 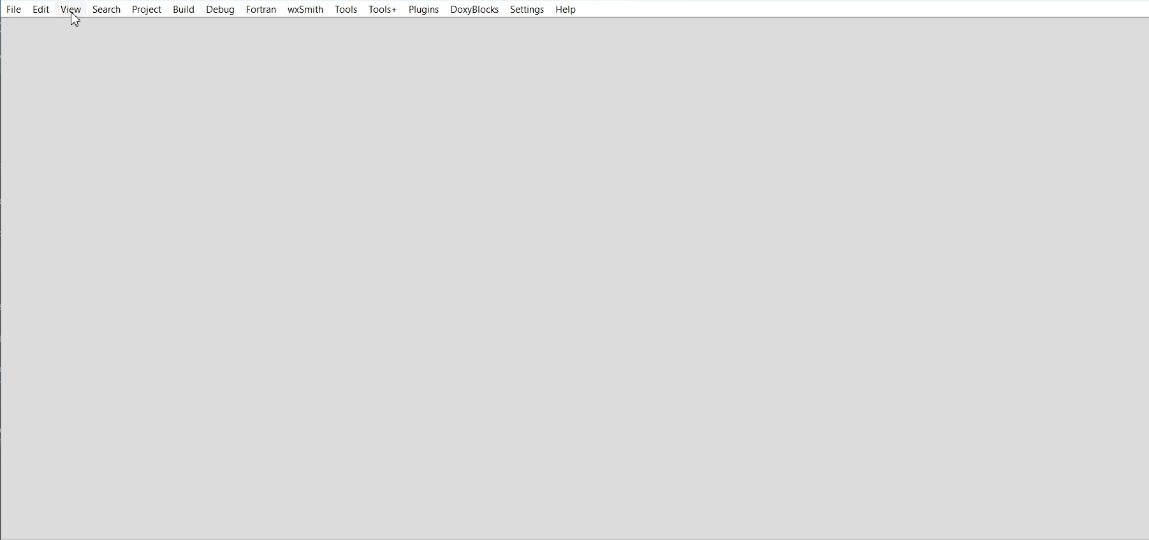 I want to click on Help, so click(x=564, y=10).